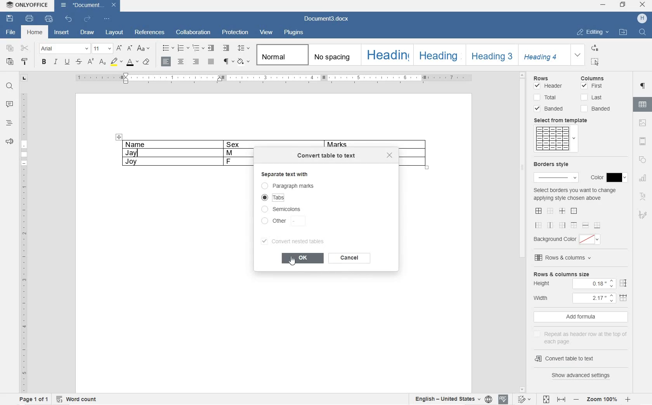  I want to click on ok, so click(302, 258).